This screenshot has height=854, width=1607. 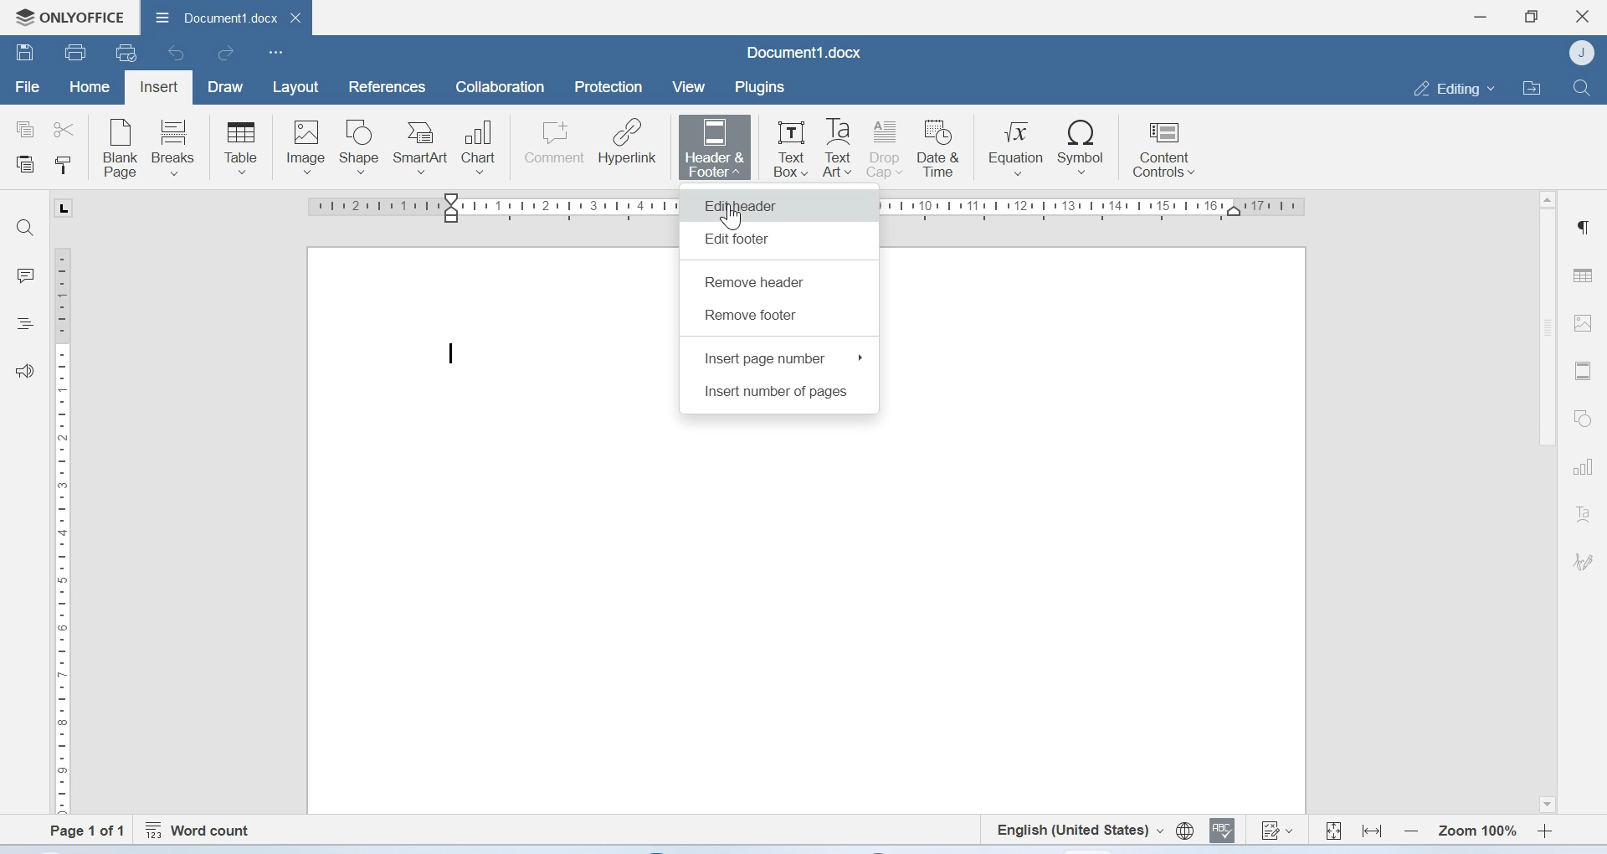 What do you see at coordinates (1450, 87) in the screenshot?
I see `Editing` at bounding box center [1450, 87].